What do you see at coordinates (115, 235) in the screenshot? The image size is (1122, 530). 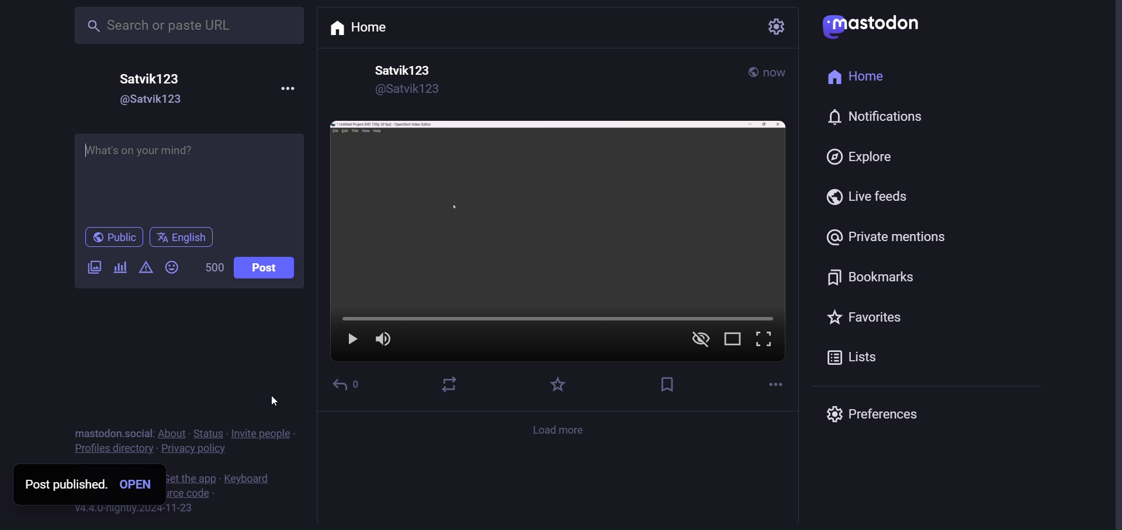 I see `public` at bounding box center [115, 235].